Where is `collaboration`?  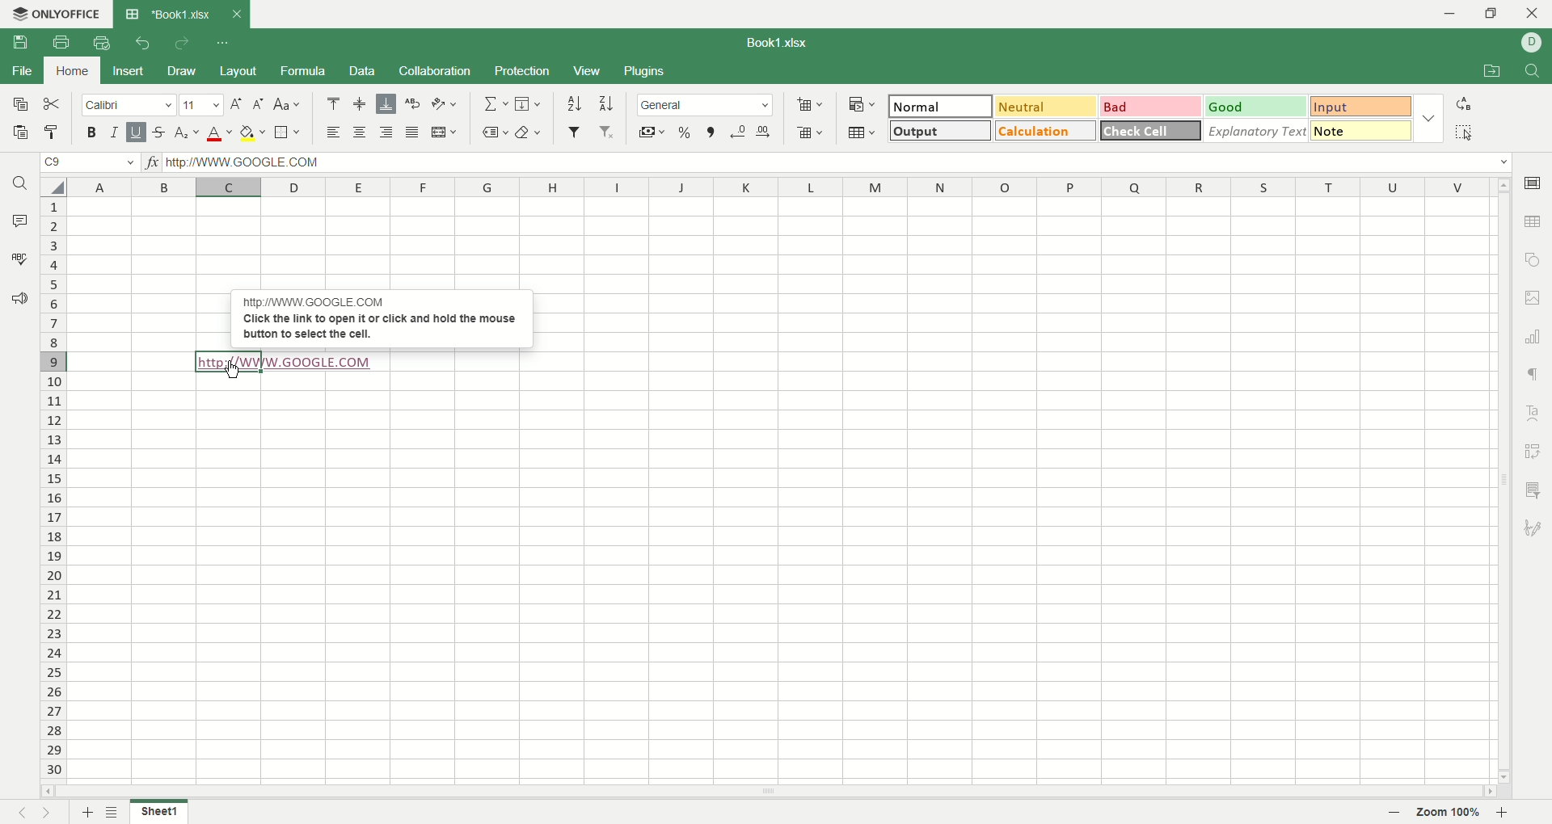
collaboration is located at coordinates (436, 69).